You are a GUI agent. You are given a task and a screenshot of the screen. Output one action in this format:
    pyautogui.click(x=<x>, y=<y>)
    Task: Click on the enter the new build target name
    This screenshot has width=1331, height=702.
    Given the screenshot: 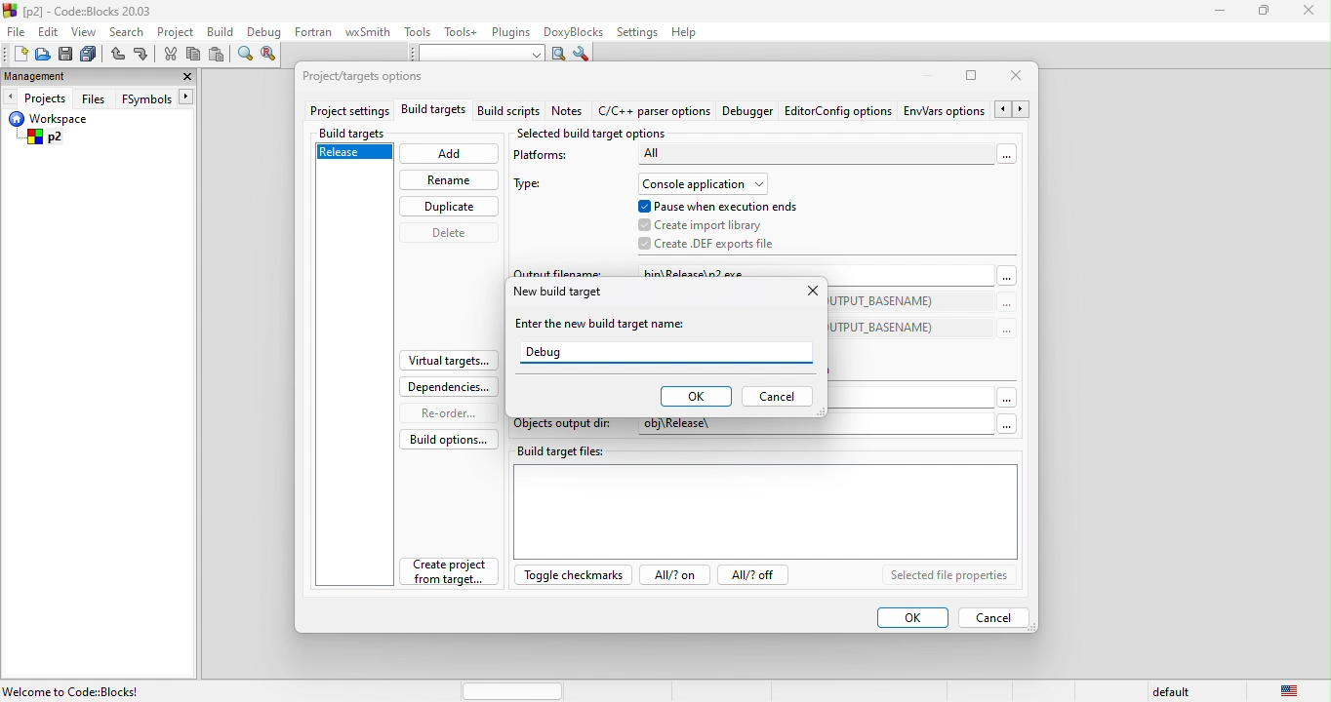 What is the action you would take?
    pyautogui.click(x=665, y=325)
    